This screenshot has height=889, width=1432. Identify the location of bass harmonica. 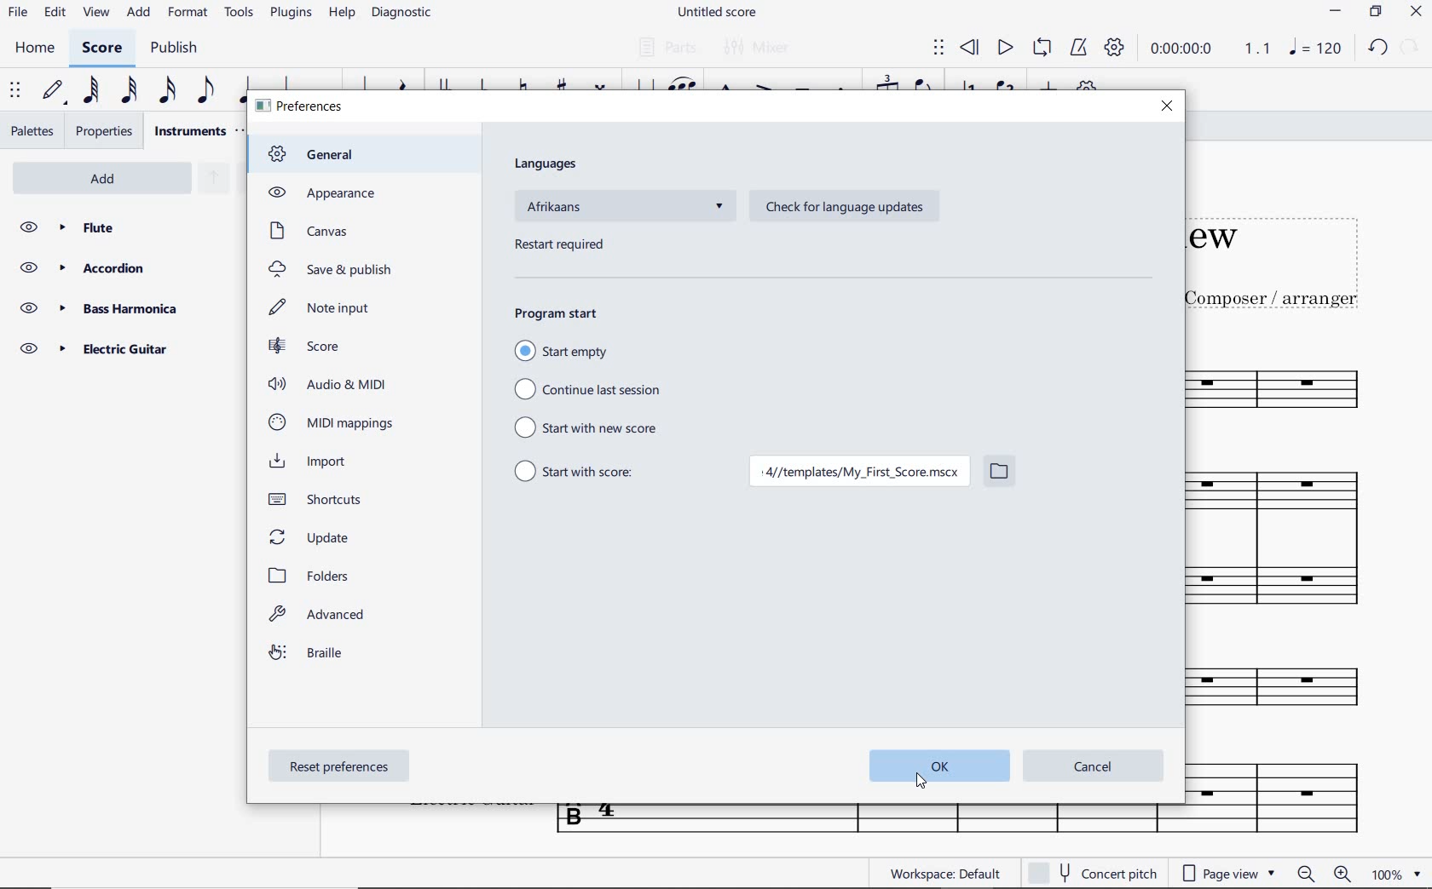
(122, 308).